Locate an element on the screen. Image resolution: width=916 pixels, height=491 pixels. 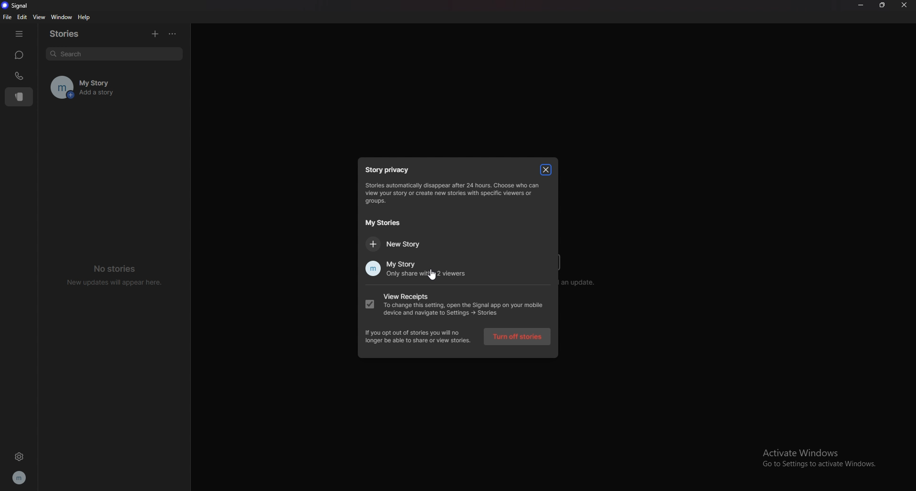
search is located at coordinates (114, 55).